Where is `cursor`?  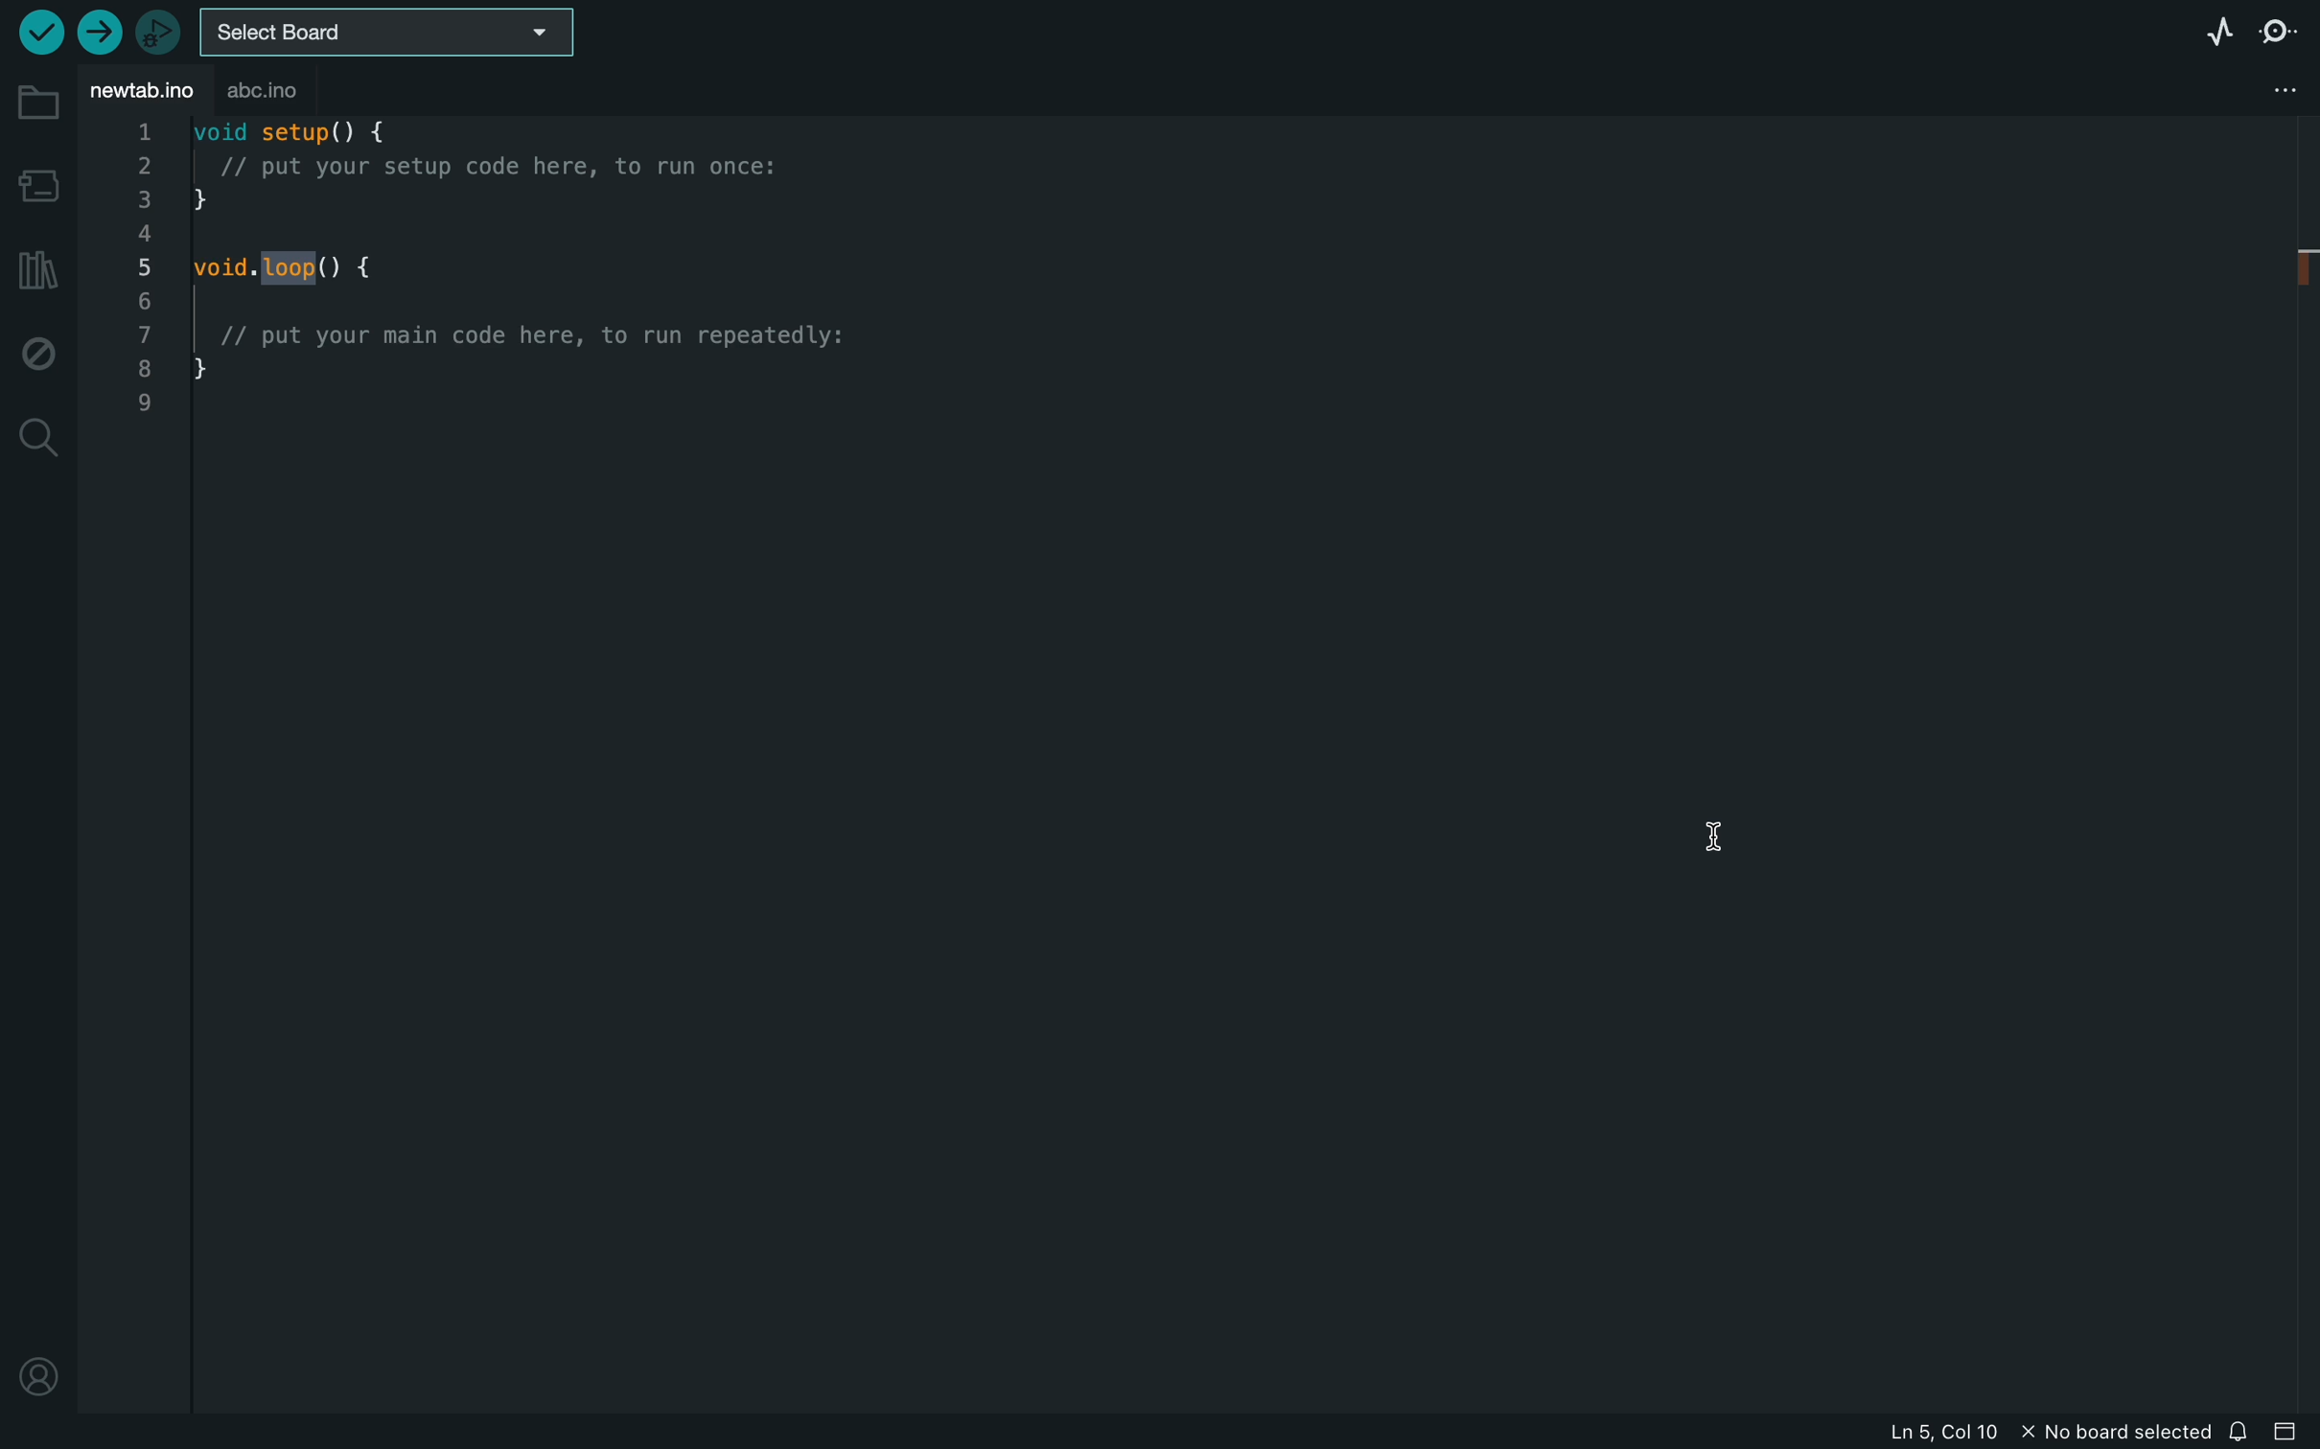 cursor is located at coordinates (1710, 839).